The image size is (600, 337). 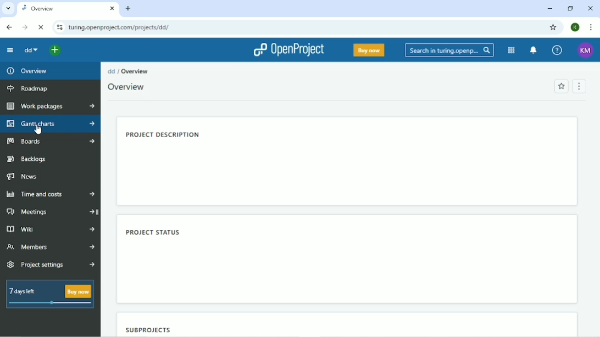 What do you see at coordinates (25, 27) in the screenshot?
I see `Forward` at bounding box center [25, 27].